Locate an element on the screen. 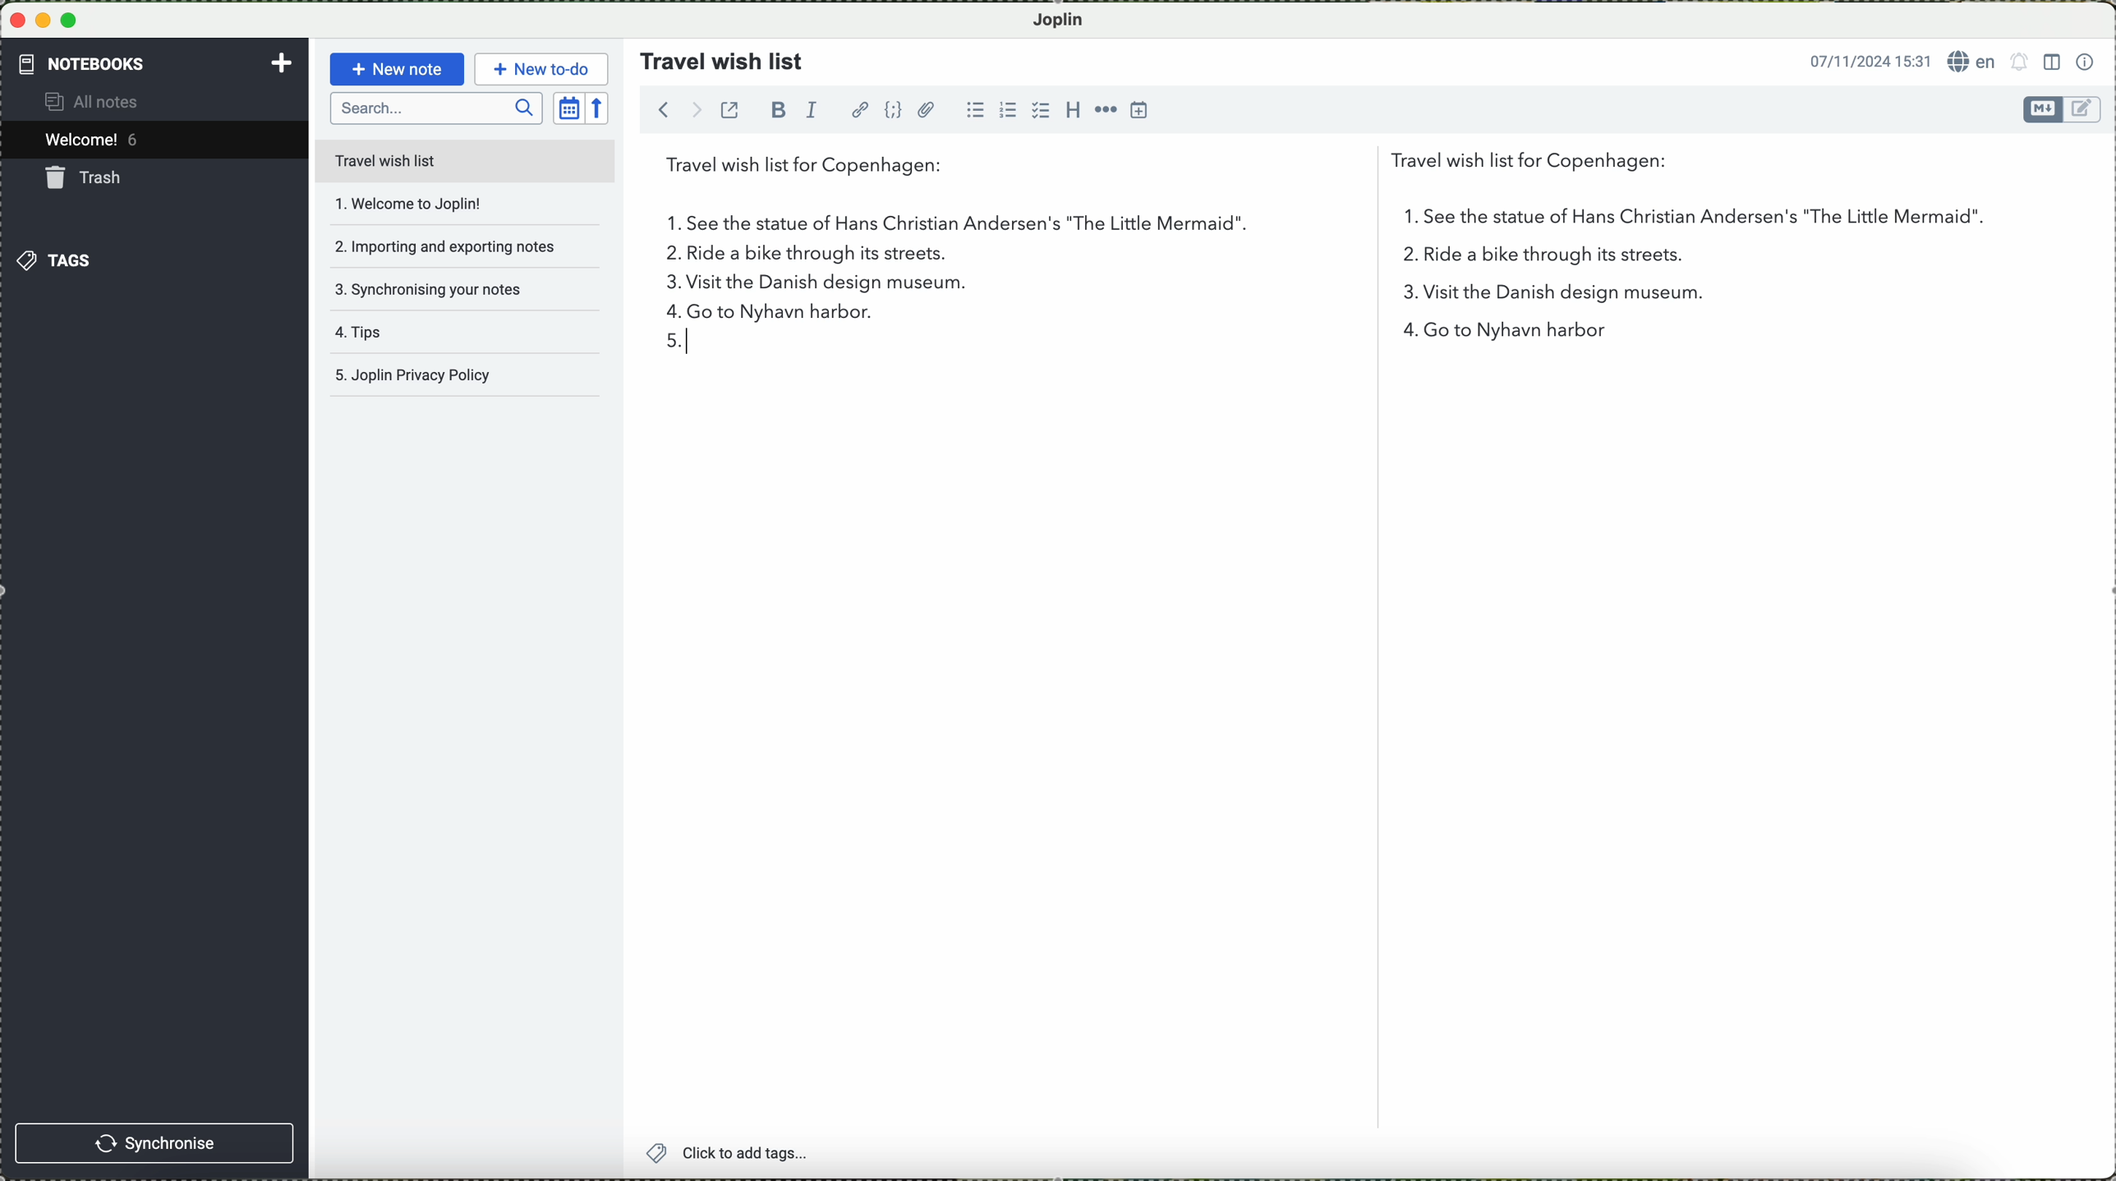 Image resolution: width=2116 pixels, height=1181 pixels. maximize is located at coordinates (73, 21).